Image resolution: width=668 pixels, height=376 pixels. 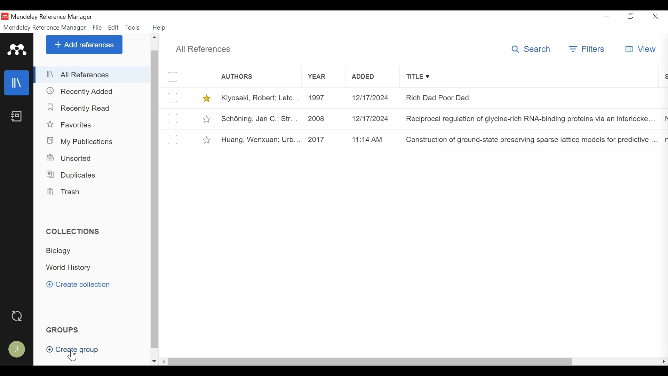 I want to click on 12/12/2024, so click(x=373, y=98).